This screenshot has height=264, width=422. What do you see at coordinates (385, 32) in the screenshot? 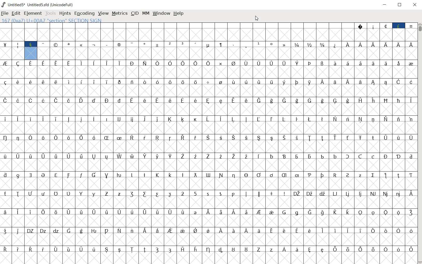
I see `special characters` at bounding box center [385, 32].